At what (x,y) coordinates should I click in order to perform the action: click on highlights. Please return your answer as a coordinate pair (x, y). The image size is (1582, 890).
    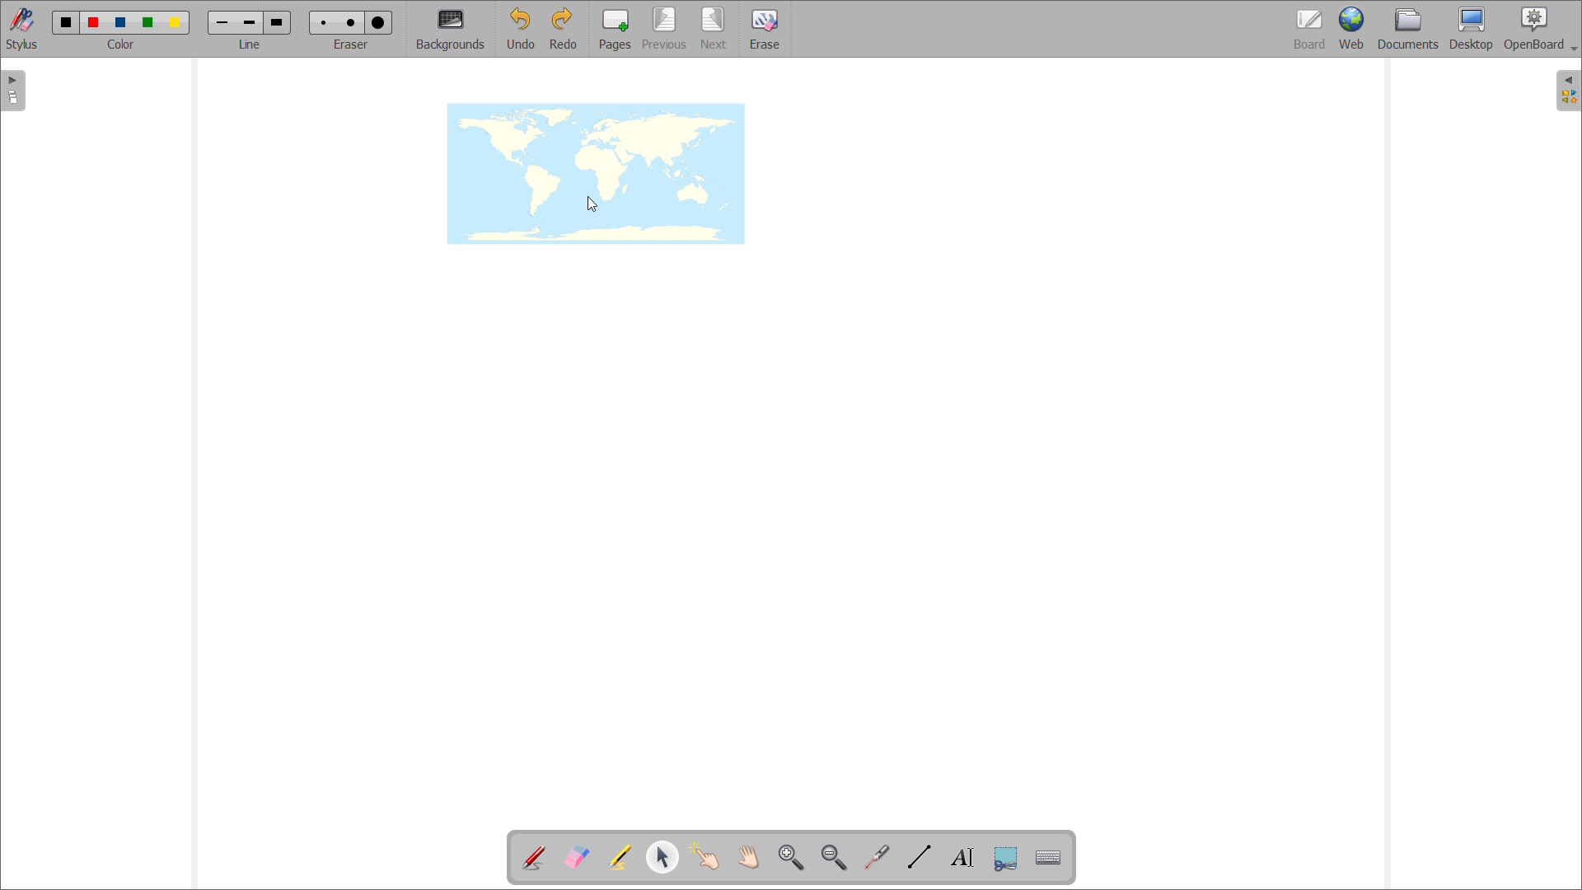
    Looking at the image, I should click on (620, 859).